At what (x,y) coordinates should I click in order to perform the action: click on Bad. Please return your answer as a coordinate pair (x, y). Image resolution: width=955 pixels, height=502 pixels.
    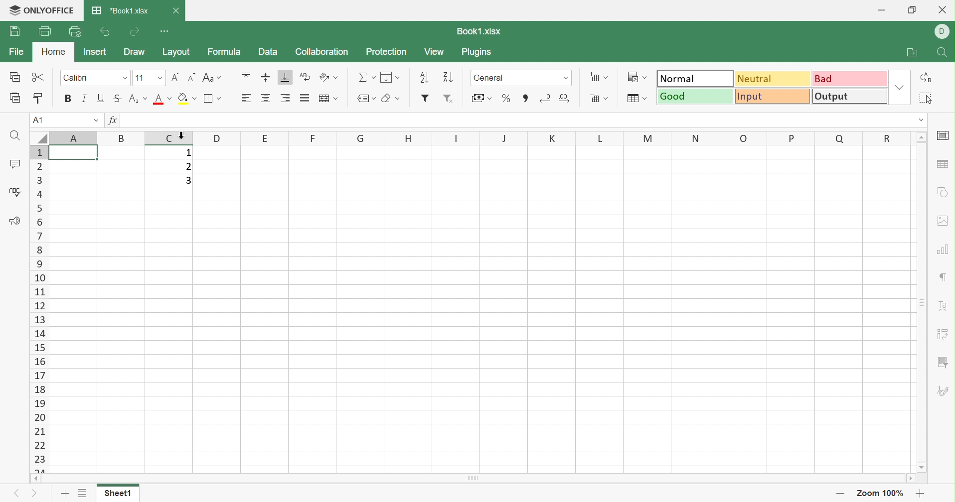
    Looking at the image, I should click on (850, 79).